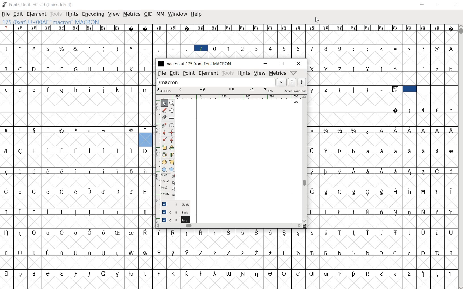 This screenshot has width=463, height=289. What do you see at coordinates (437, 274) in the screenshot?
I see `Symbol` at bounding box center [437, 274].